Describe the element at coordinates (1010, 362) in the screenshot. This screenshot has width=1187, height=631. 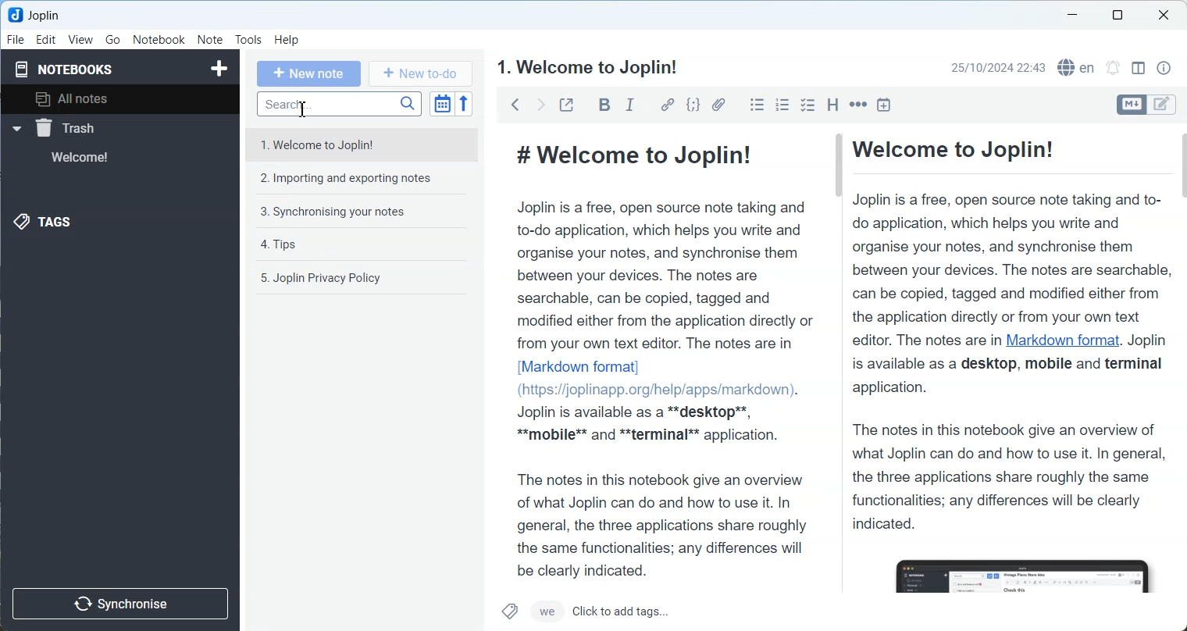
I see `Welcome to Joplin!Joplin is a free, open source note taking and to-do application, which helps you write andorganise your notes, and synchronise thembetween your devices. The notes are searchable,can be copied, tagged and modified either fromthe application directly or from your own texteditor. The notes are in Markdown format. Joplinis available as a desktop, mobile and terminalapplication.The notes in this notebook give an overview ofwhat Joplin can do and how to use it. In general,the three applications share roughly the samefunctionalities; any differences will be clearly indicated.` at that location.